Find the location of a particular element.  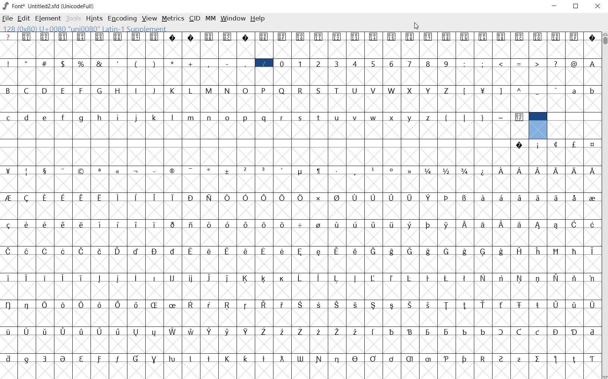

( is located at coordinates (136, 63).